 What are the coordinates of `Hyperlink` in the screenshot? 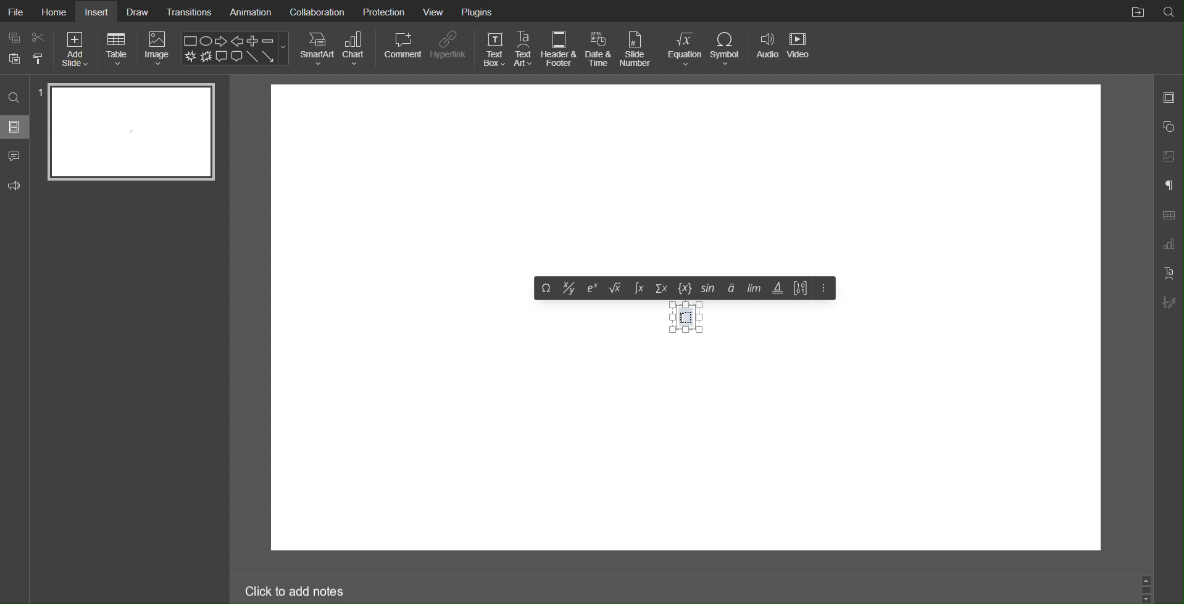 It's located at (450, 48).